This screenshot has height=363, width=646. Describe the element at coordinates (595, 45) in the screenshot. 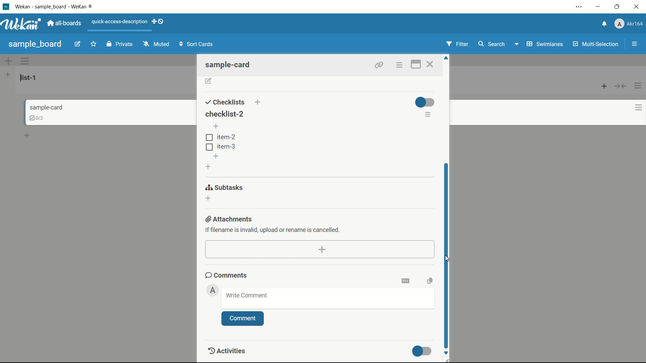

I see `multi selection` at that location.